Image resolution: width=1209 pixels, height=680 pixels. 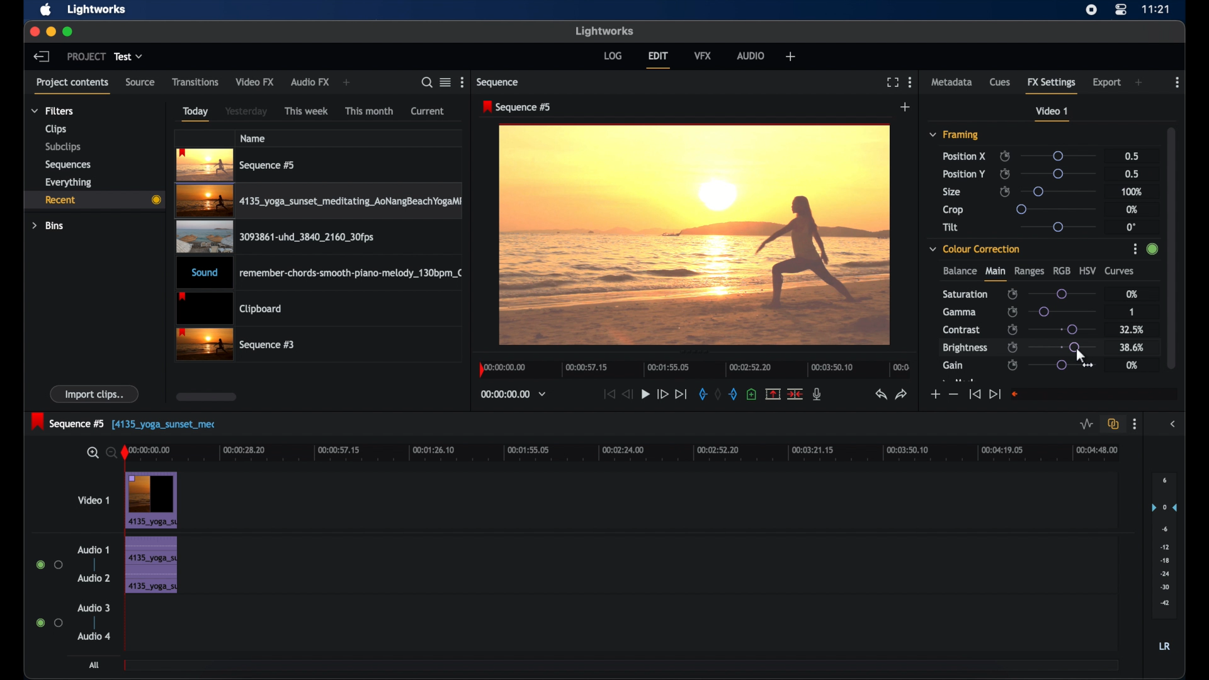 What do you see at coordinates (952, 81) in the screenshot?
I see `metadata` at bounding box center [952, 81].